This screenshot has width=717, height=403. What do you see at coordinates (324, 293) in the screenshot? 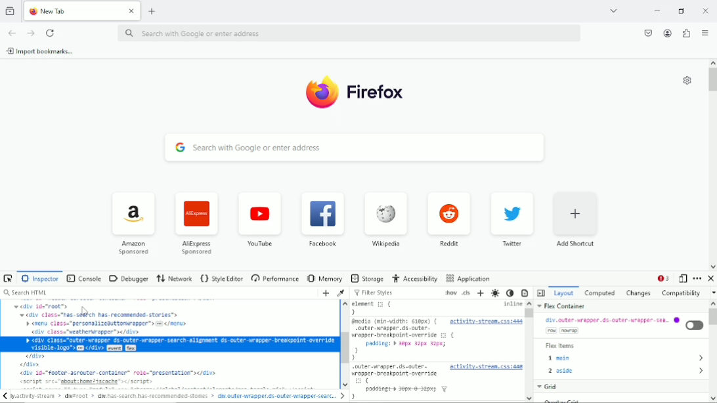
I see `Add node` at bounding box center [324, 293].